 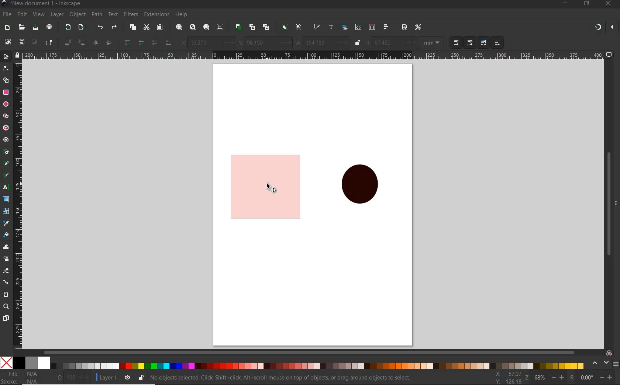 I want to click on deselect, so click(x=35, y=43).